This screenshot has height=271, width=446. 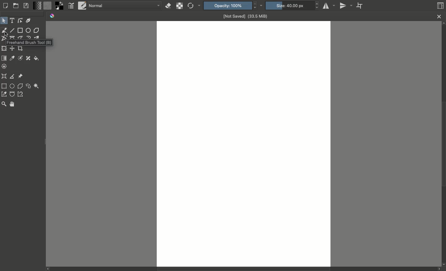 What do you see at coordinates (12, 58) in the screenshot?
I see `Sample color` at bounding box center [12, 58].